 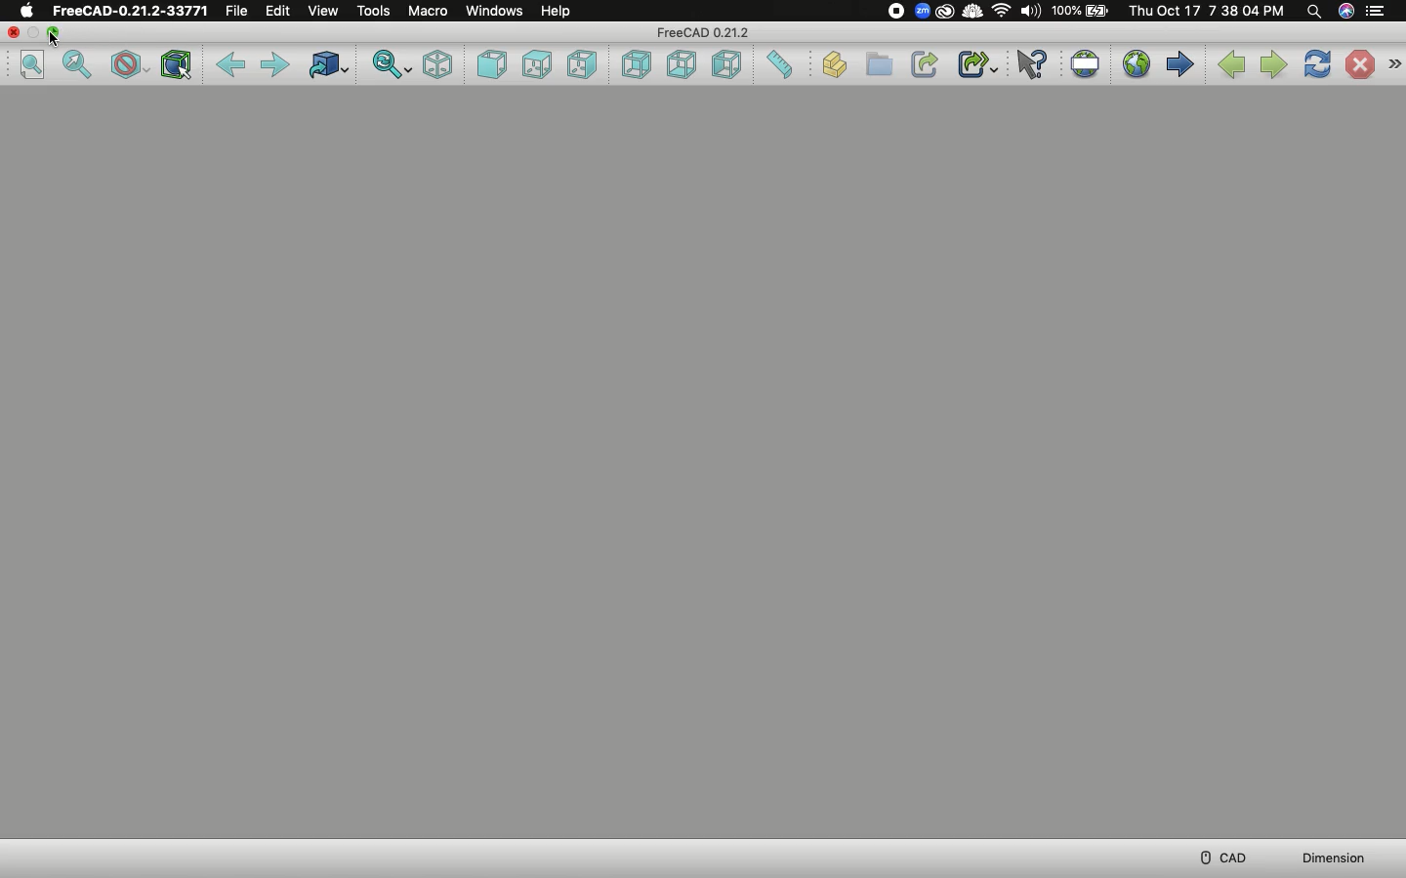 I want to click on Measure distance, so click(x=782, y=66).